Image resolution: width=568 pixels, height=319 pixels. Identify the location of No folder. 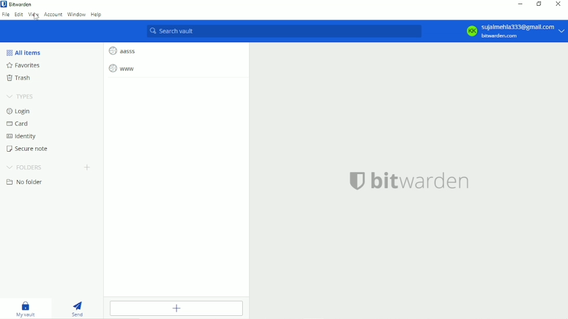
(25, 182).